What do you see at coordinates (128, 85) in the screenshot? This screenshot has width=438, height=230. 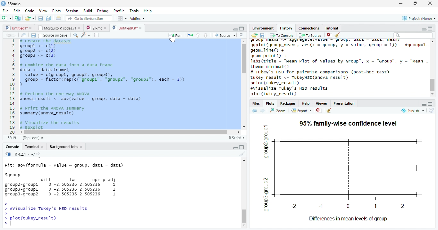 I see `geom boxplot() + Tabs(title = “soxplot of values by Group”, x = “Group”, y = “"value") +theme_minimal ()# mean plot with ggplot2group_means <- aggregate(value ~ group, data = data, mean)ggplot(group_means, aes(x = group, y = value, group = 1)) + #group=1 needed for line pgeon_line() +geon_point() +Tabs(title = “Mean Plot of values by Group”, x = “Group”, y = “Mean value") +theme_minimal ()# Tukey's Hsp for pairwise comparisons (post-hoc test)tukey_result <- TukeyHsD(anova_result)print (tukey_result)#visualize Tukey's HSD results` at bounding box center [128, 85].